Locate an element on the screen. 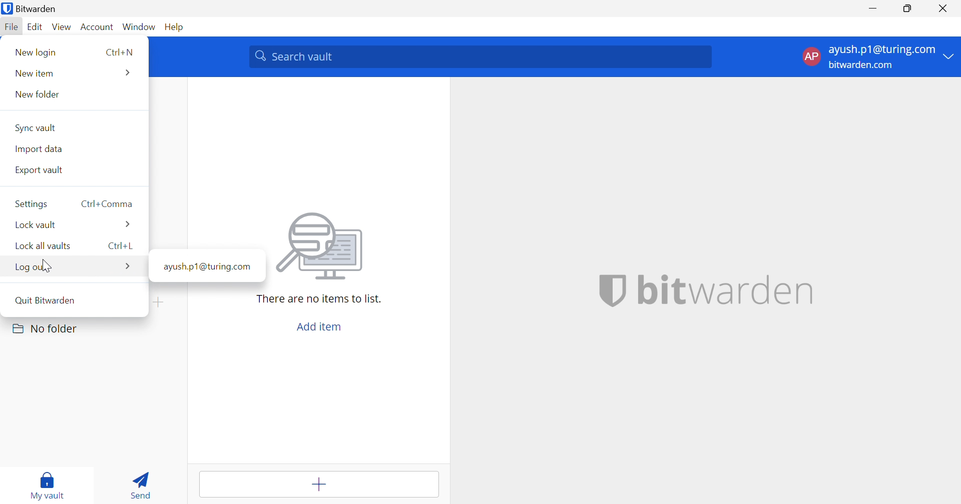 The height and width of the screenshot is (504, 961). New item is located at coordinates (34, 74).